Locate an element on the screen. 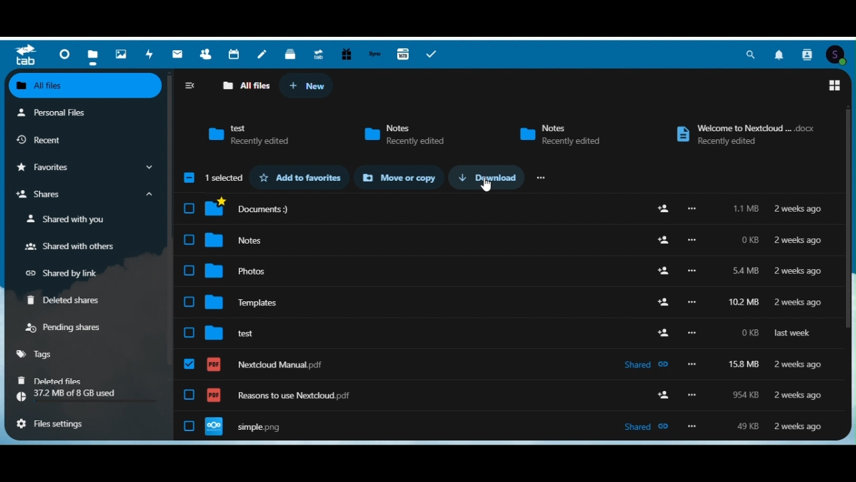 The image size is (856, 482). Tags is located at coordinates (39, 355).